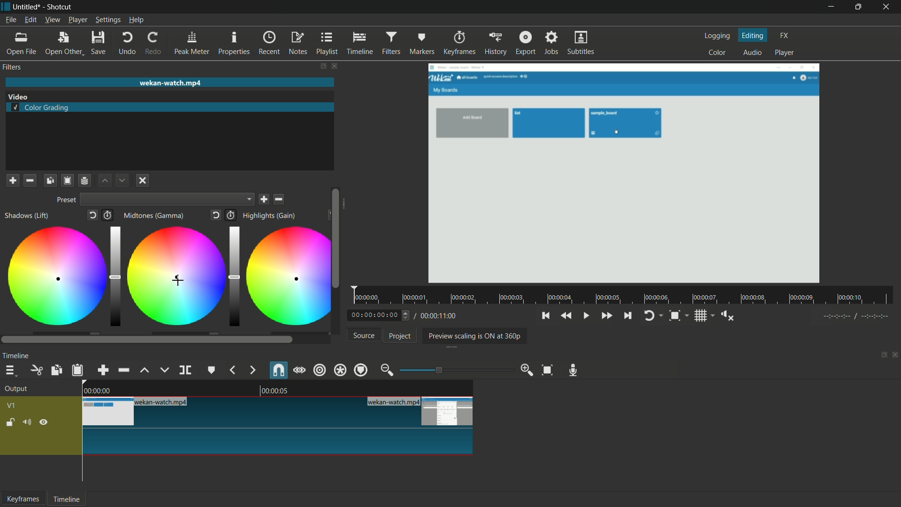  Describe the element at coordinates (342, 232) in the screenshot. I see `scroll bar` at that location.